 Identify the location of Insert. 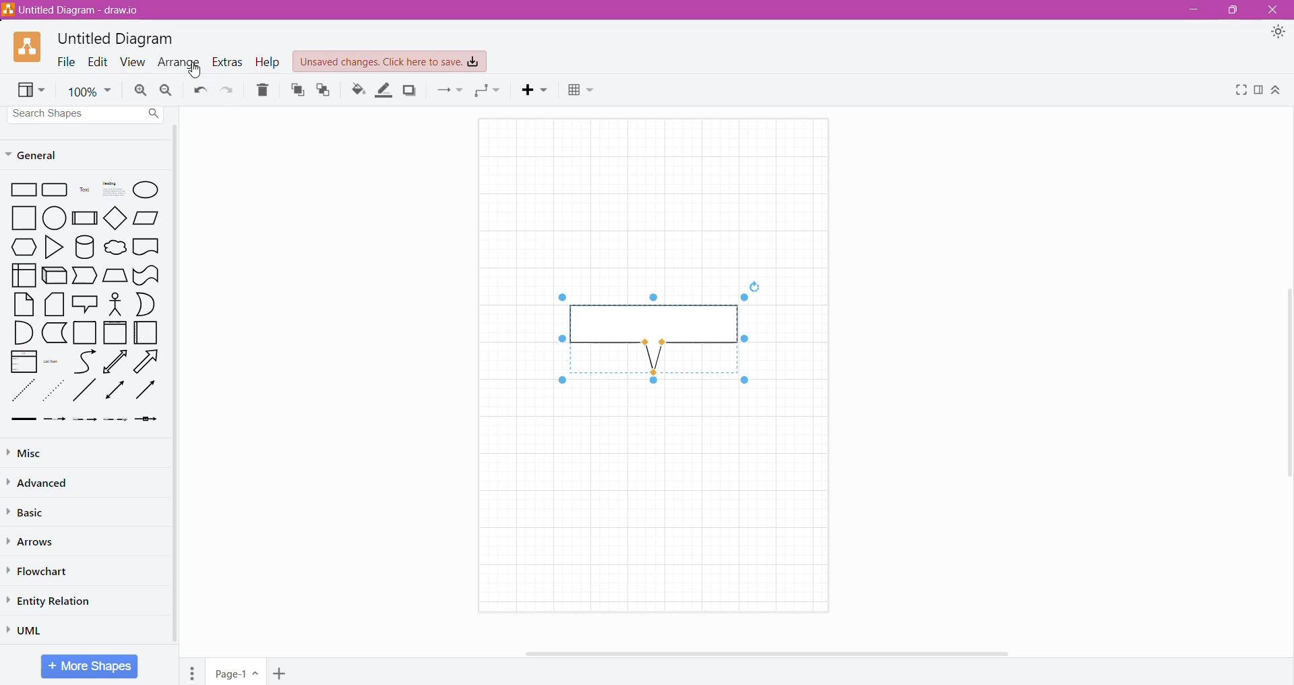
(536, 90).